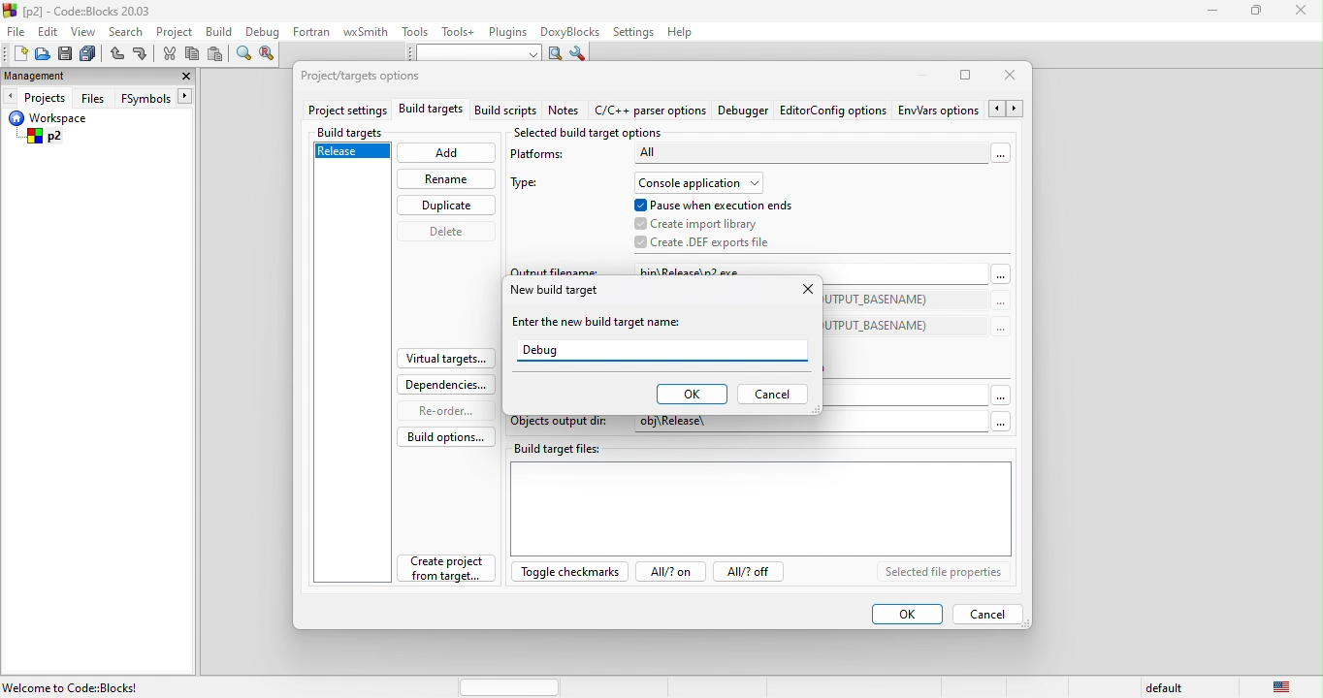 The image size is (1323, 698). I want to click on find , so click(242, 55).